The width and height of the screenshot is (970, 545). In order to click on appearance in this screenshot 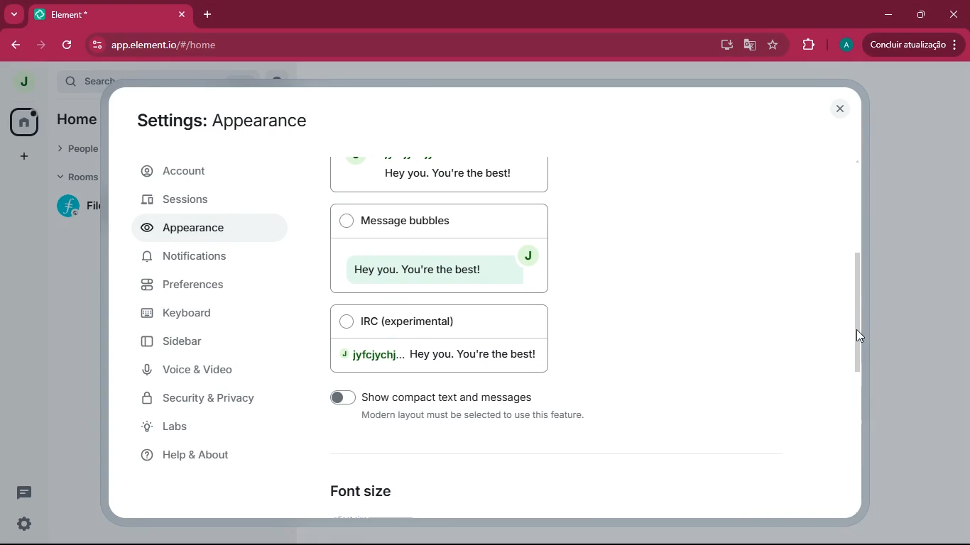, I will do `click(191, 229)`.